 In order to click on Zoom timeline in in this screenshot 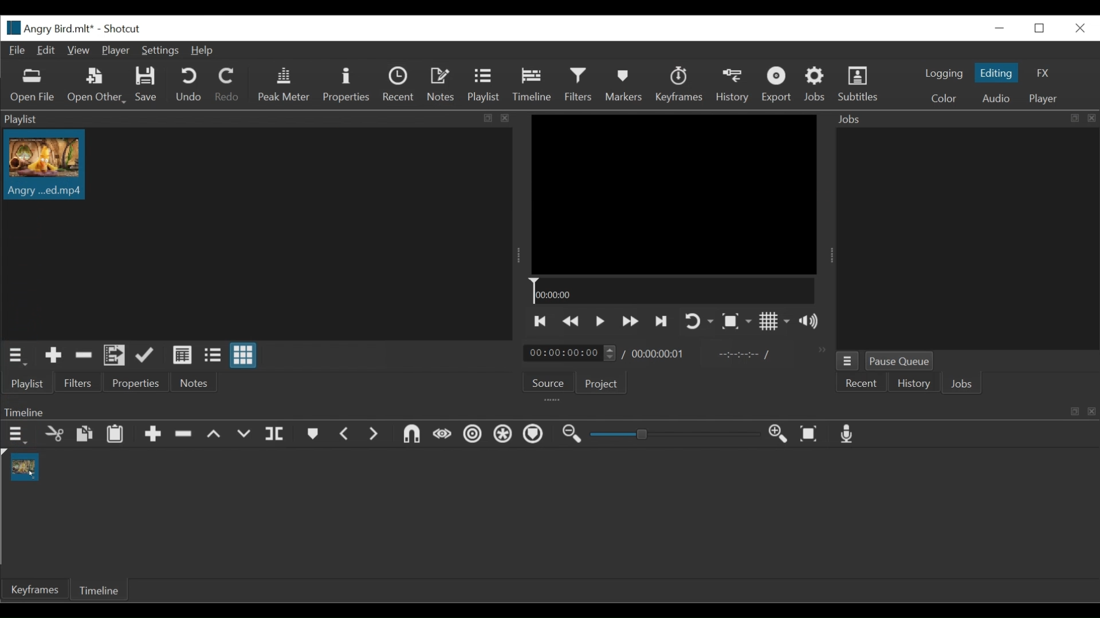, I will do `click(775, 432)`.